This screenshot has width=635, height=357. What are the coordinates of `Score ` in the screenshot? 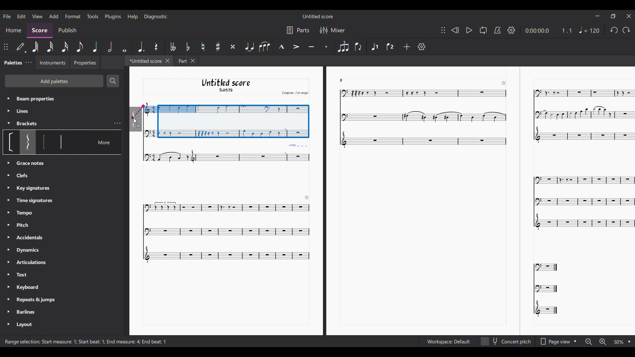 It's located at (40, 31).